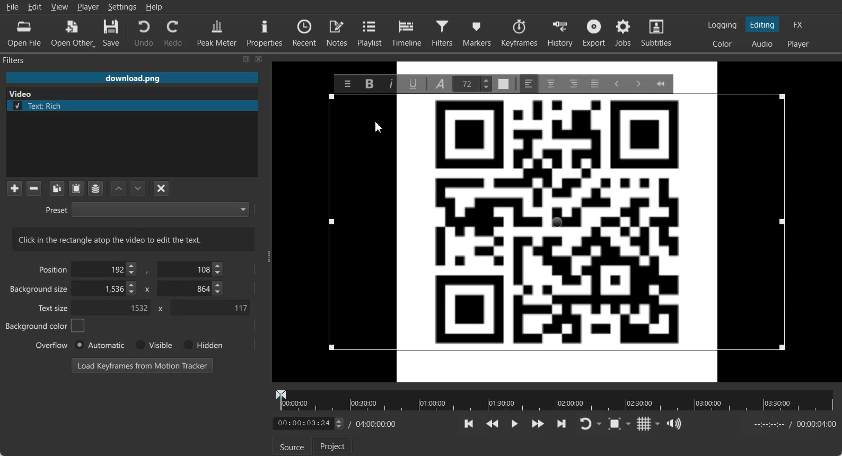 Image resolution: width=842 pixels, height=456 pixels. What do you see at coordinates (134, 239) in the screenshot?
I see `Text` at bounding box center [134, 239].